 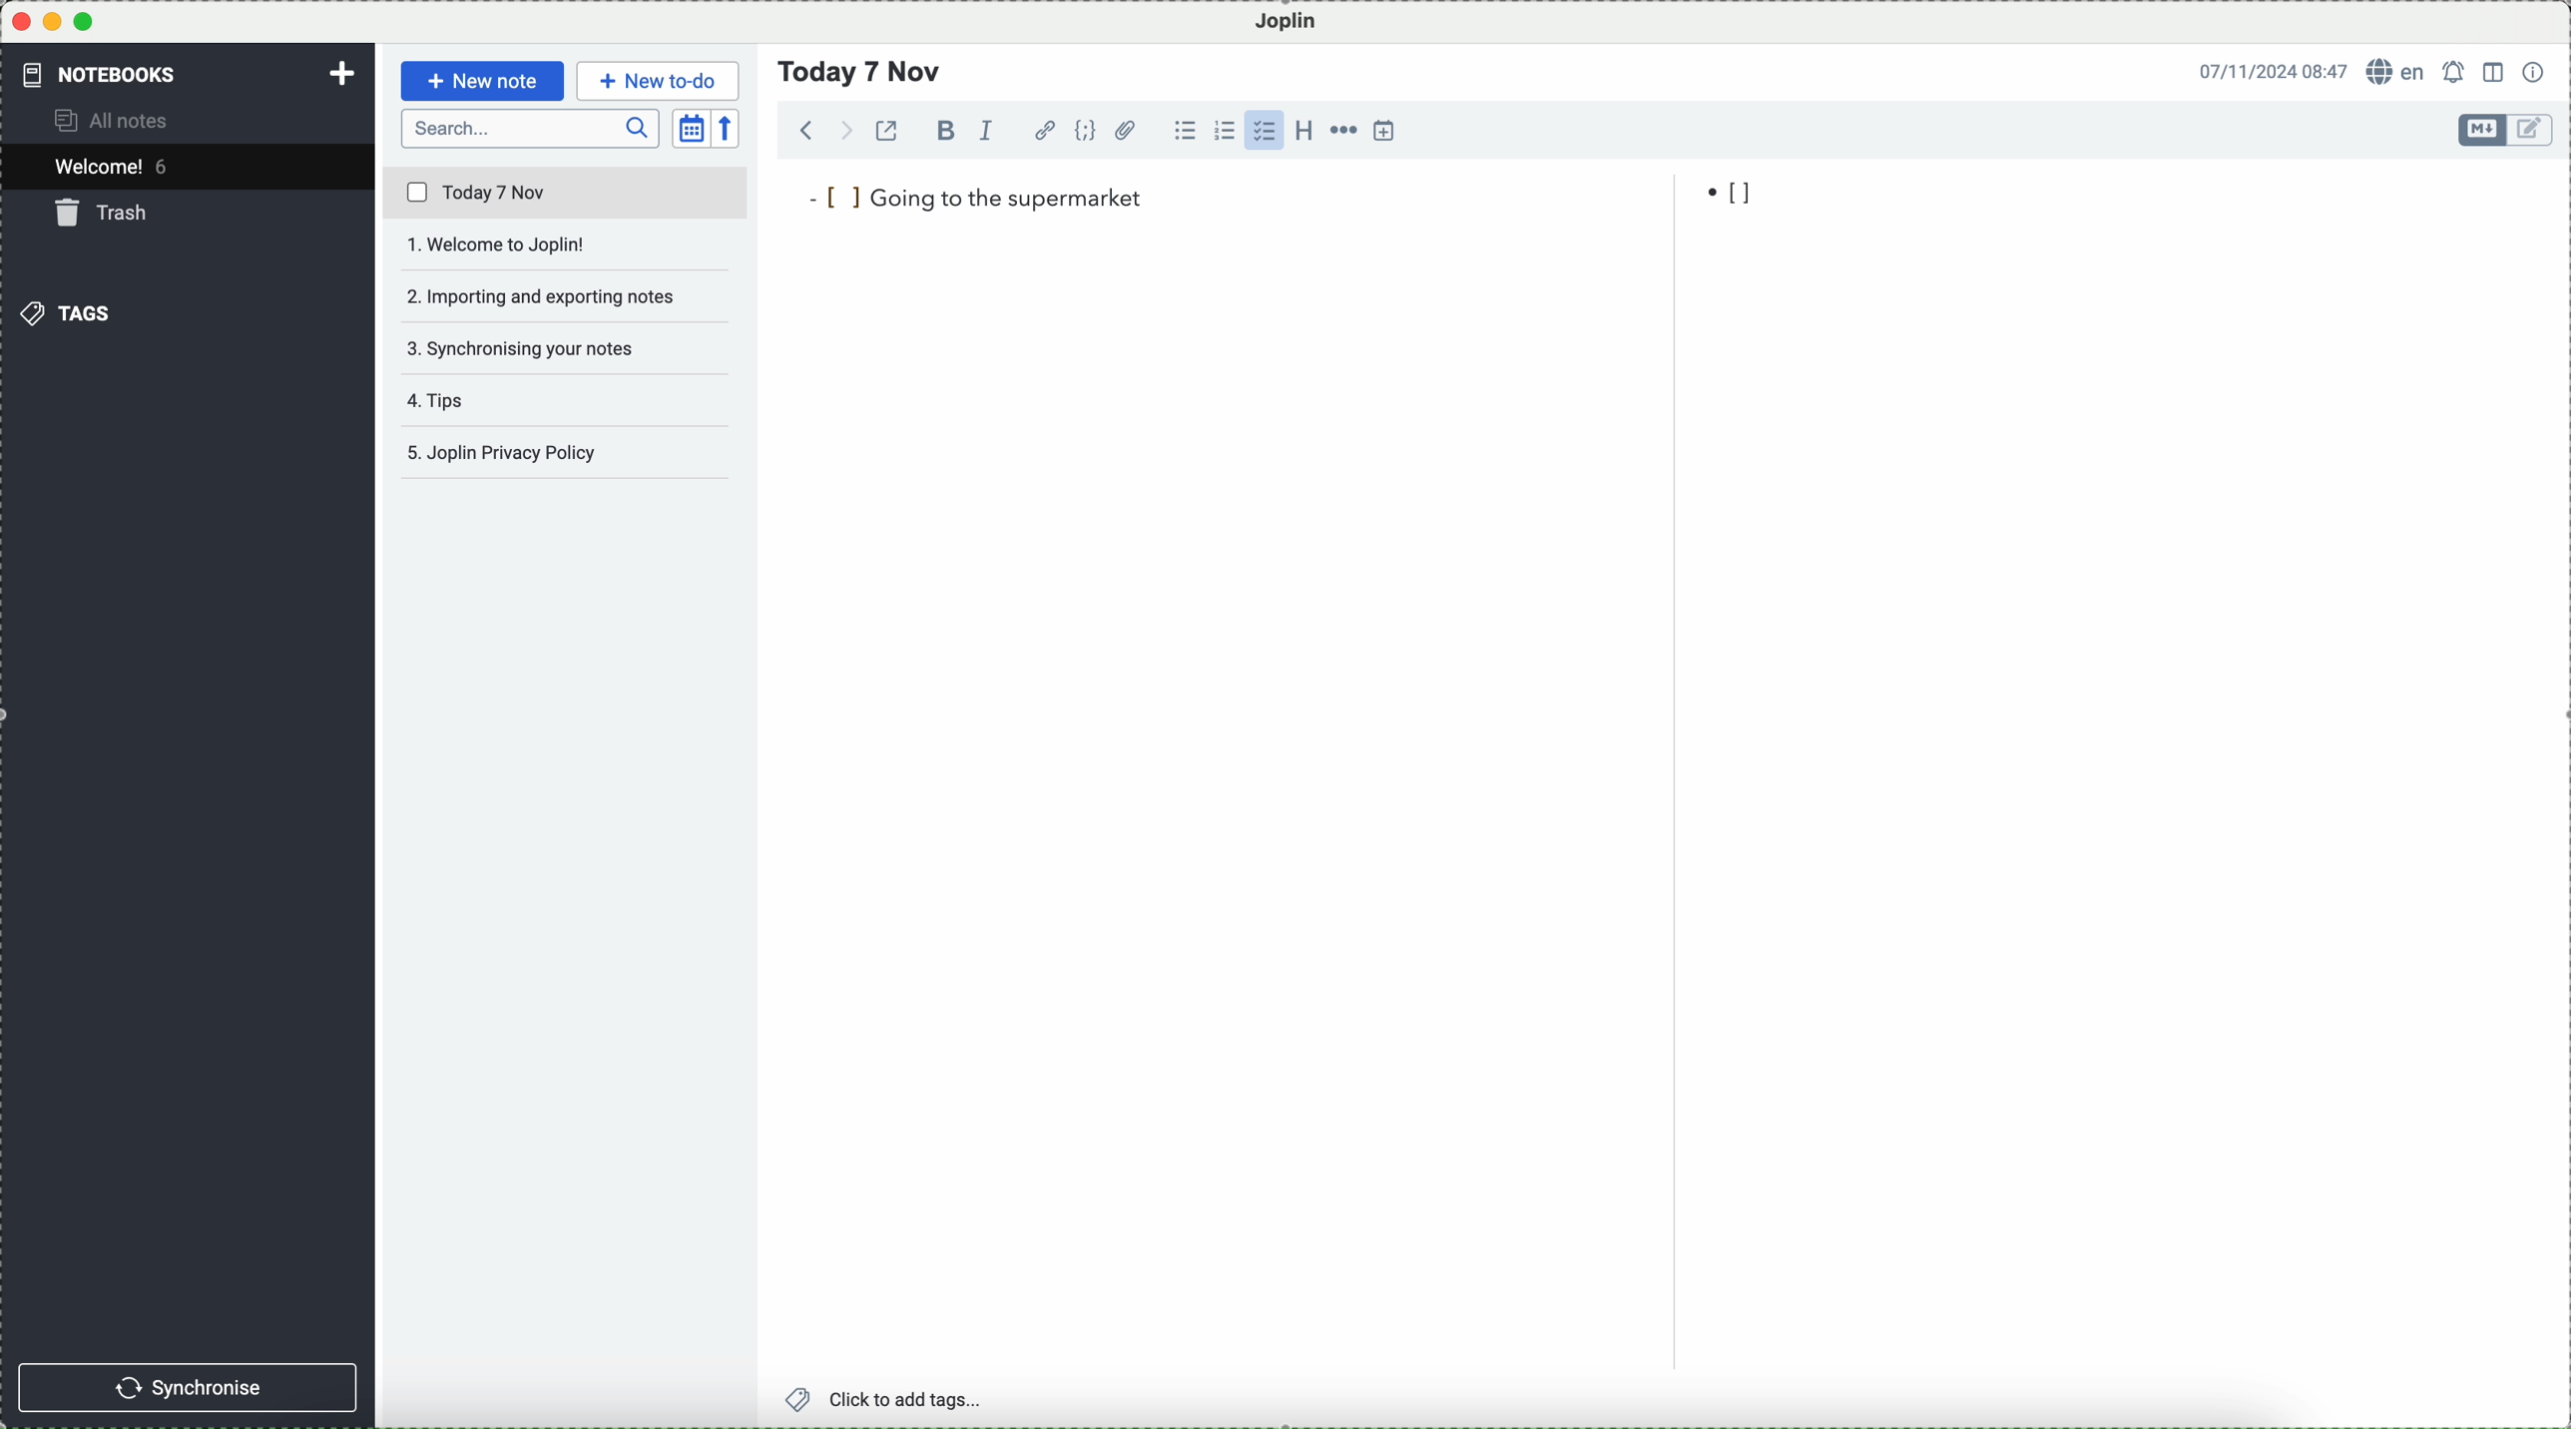 I want to click on code, so click(x=1085, y=130).